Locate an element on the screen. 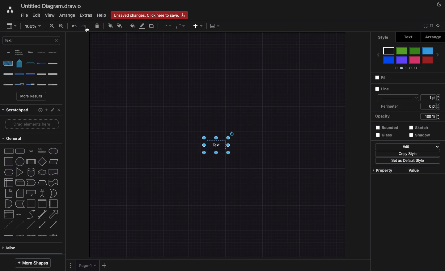  Draw.io is located at coordinates (10, 10).